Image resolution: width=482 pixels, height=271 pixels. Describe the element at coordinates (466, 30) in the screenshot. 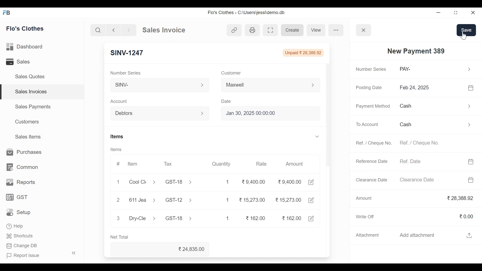

I see `Save` at that location.